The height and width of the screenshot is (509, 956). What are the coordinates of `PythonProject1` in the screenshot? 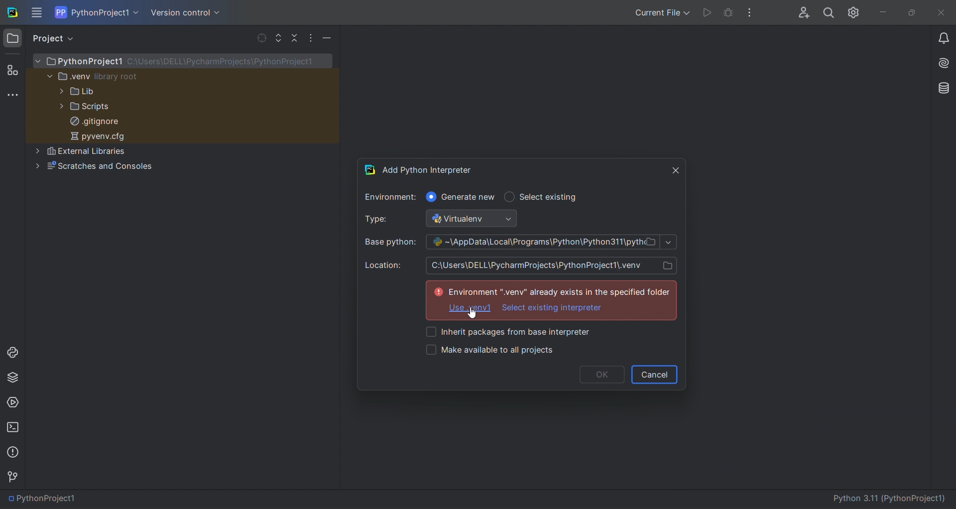 It's located at (45, 499).